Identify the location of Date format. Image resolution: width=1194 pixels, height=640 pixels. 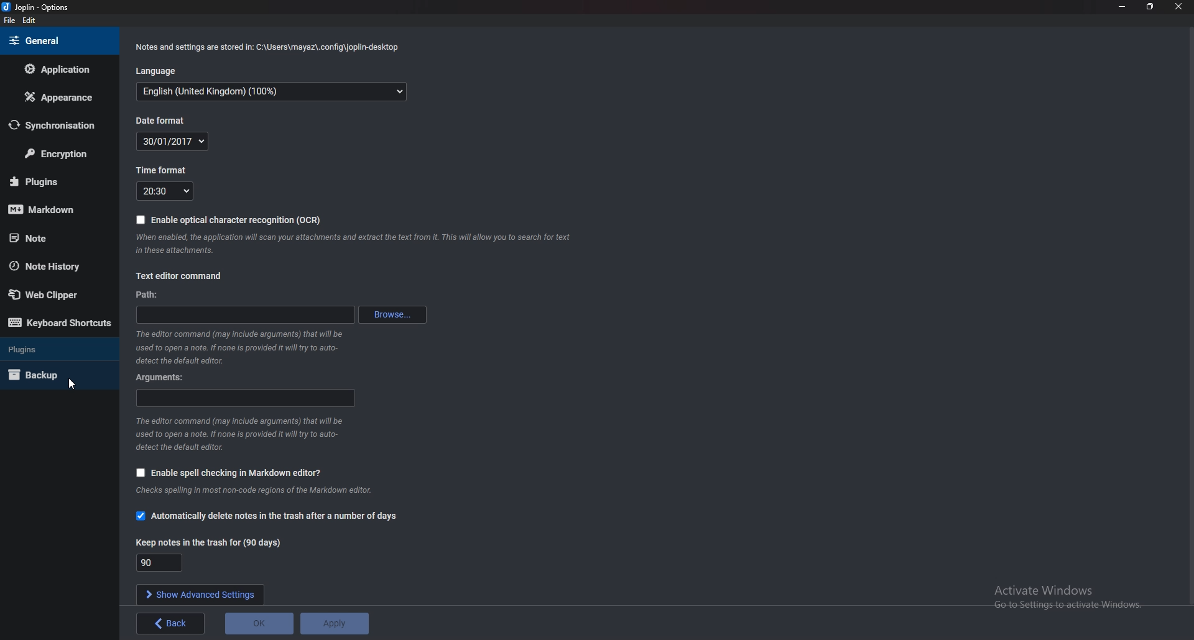
(163, 121).